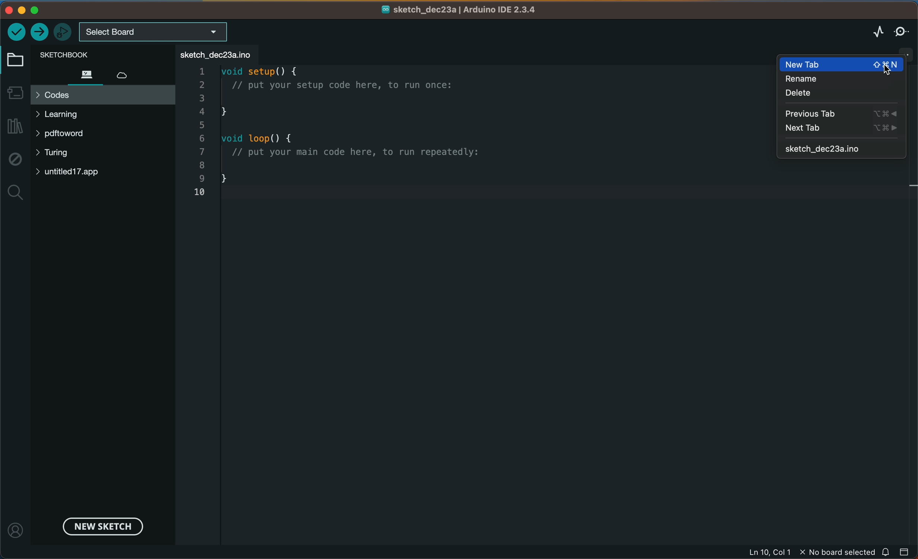 This screenshot has width=918, height=559. Describe the element at coordinates (887, 552) in the screenshot. I see `notification` at that location.